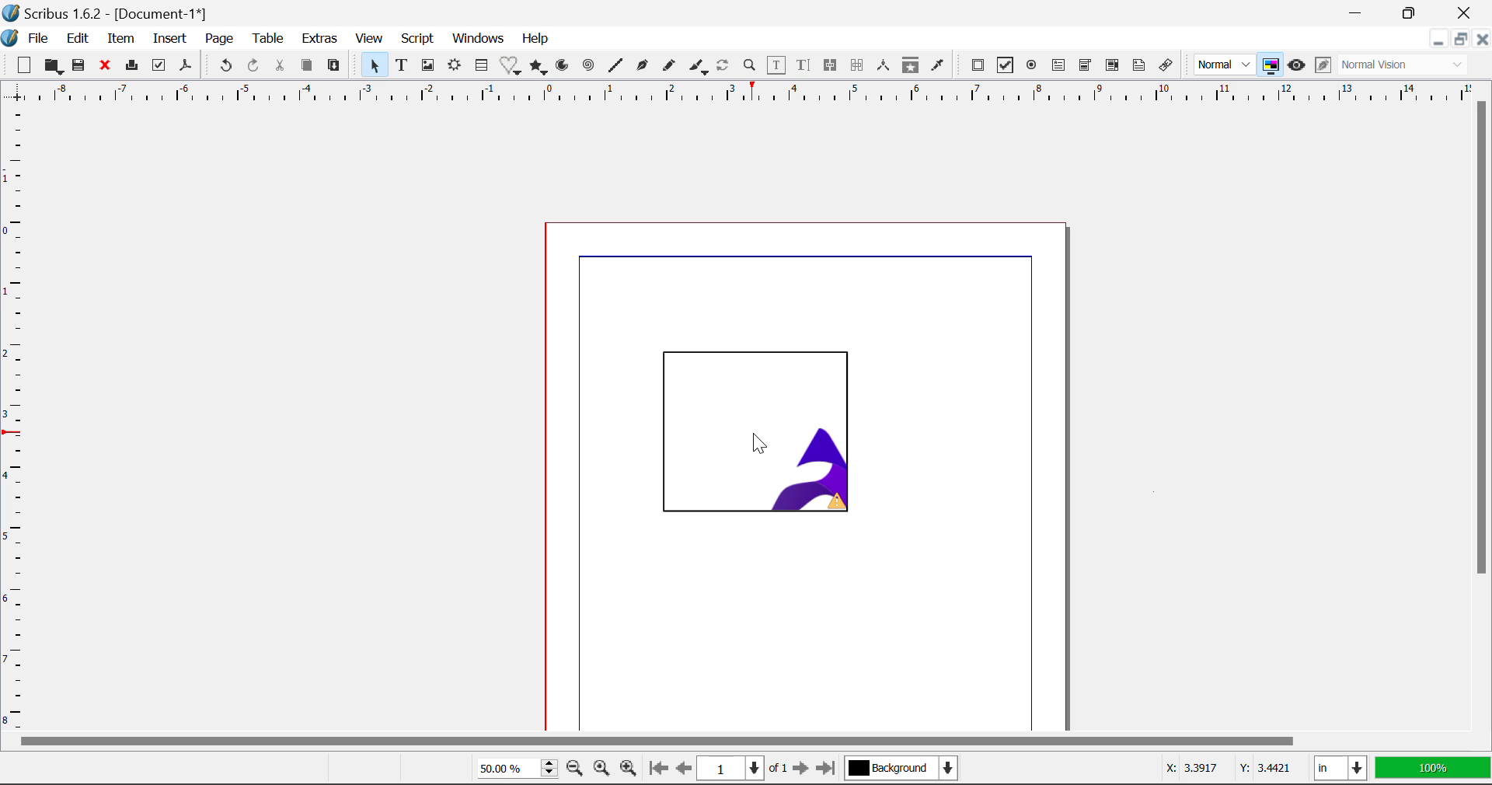 The width and height of the screenshot is (1492, 785). Describe the element at coordinates (743, 743) in the screenshot. I see `Horizontal Scroll Bar` at that location.